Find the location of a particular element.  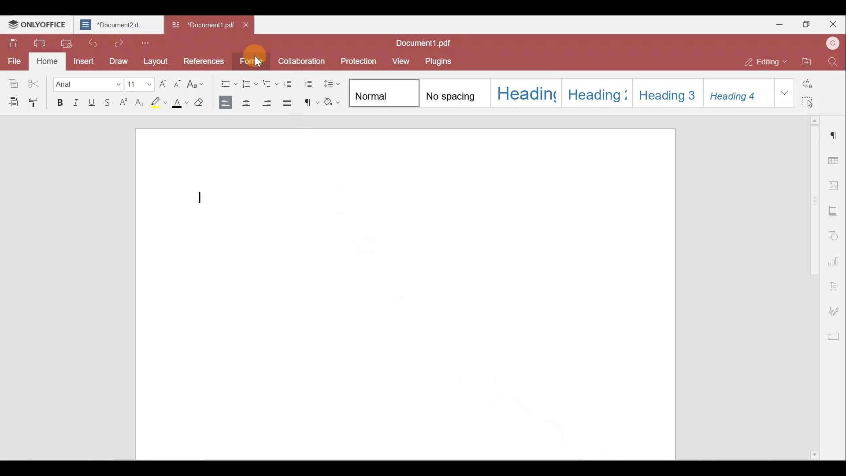

Numbering is located at coordinates (250, 84).